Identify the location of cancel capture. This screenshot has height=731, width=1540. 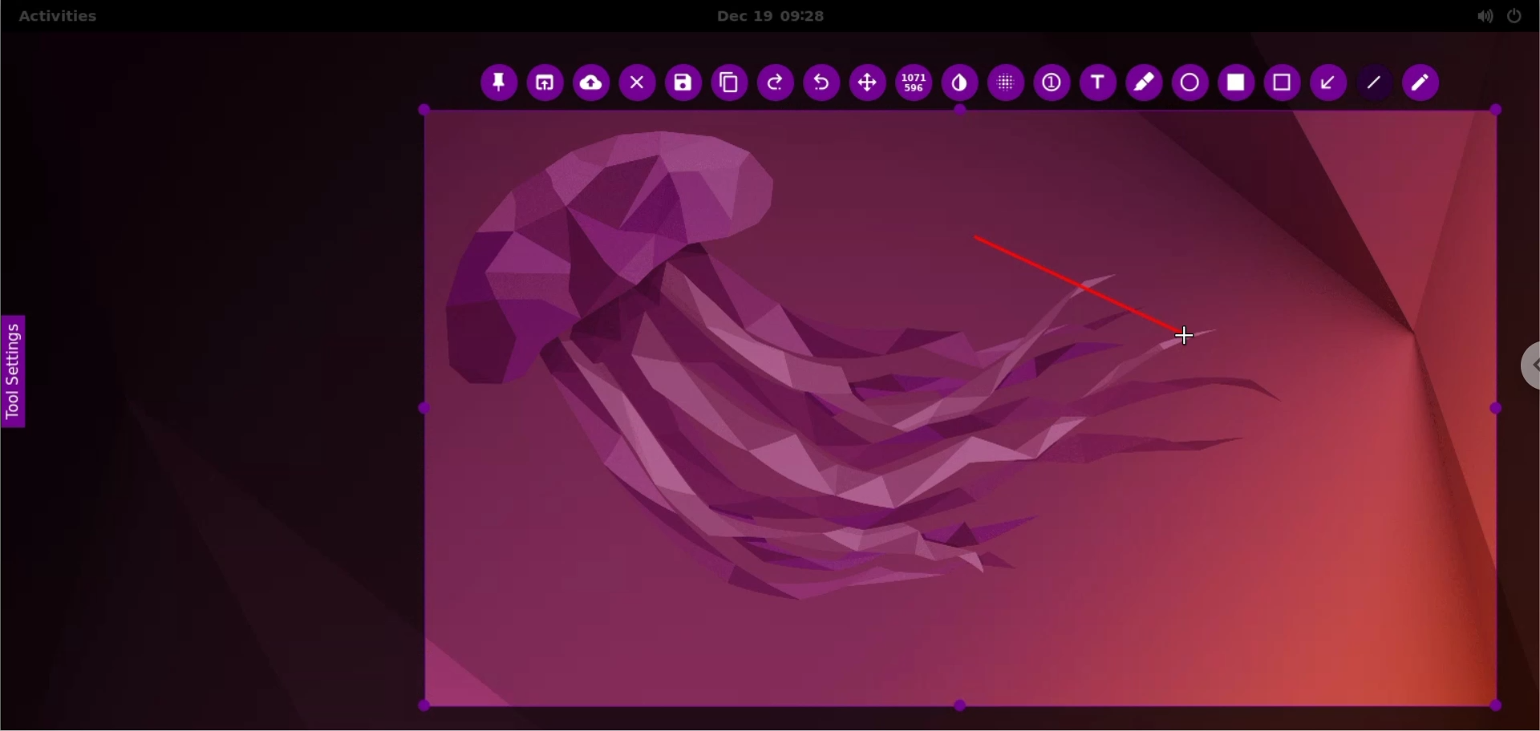
(638, 83).